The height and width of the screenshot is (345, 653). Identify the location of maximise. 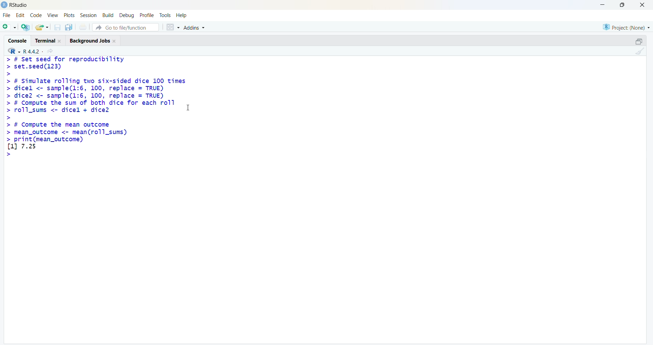
(624, 5).